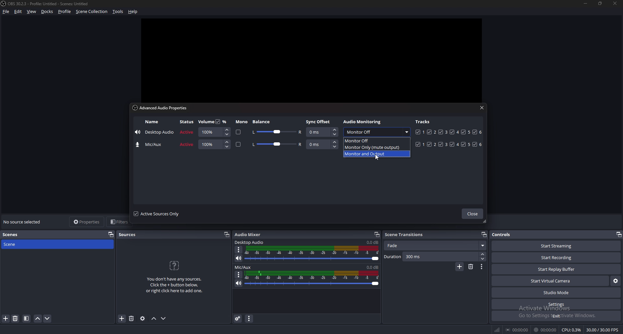  What do you see at coordinates (600, 3) in the screenshot?
I see `resize` at bounding box center [600, 3].